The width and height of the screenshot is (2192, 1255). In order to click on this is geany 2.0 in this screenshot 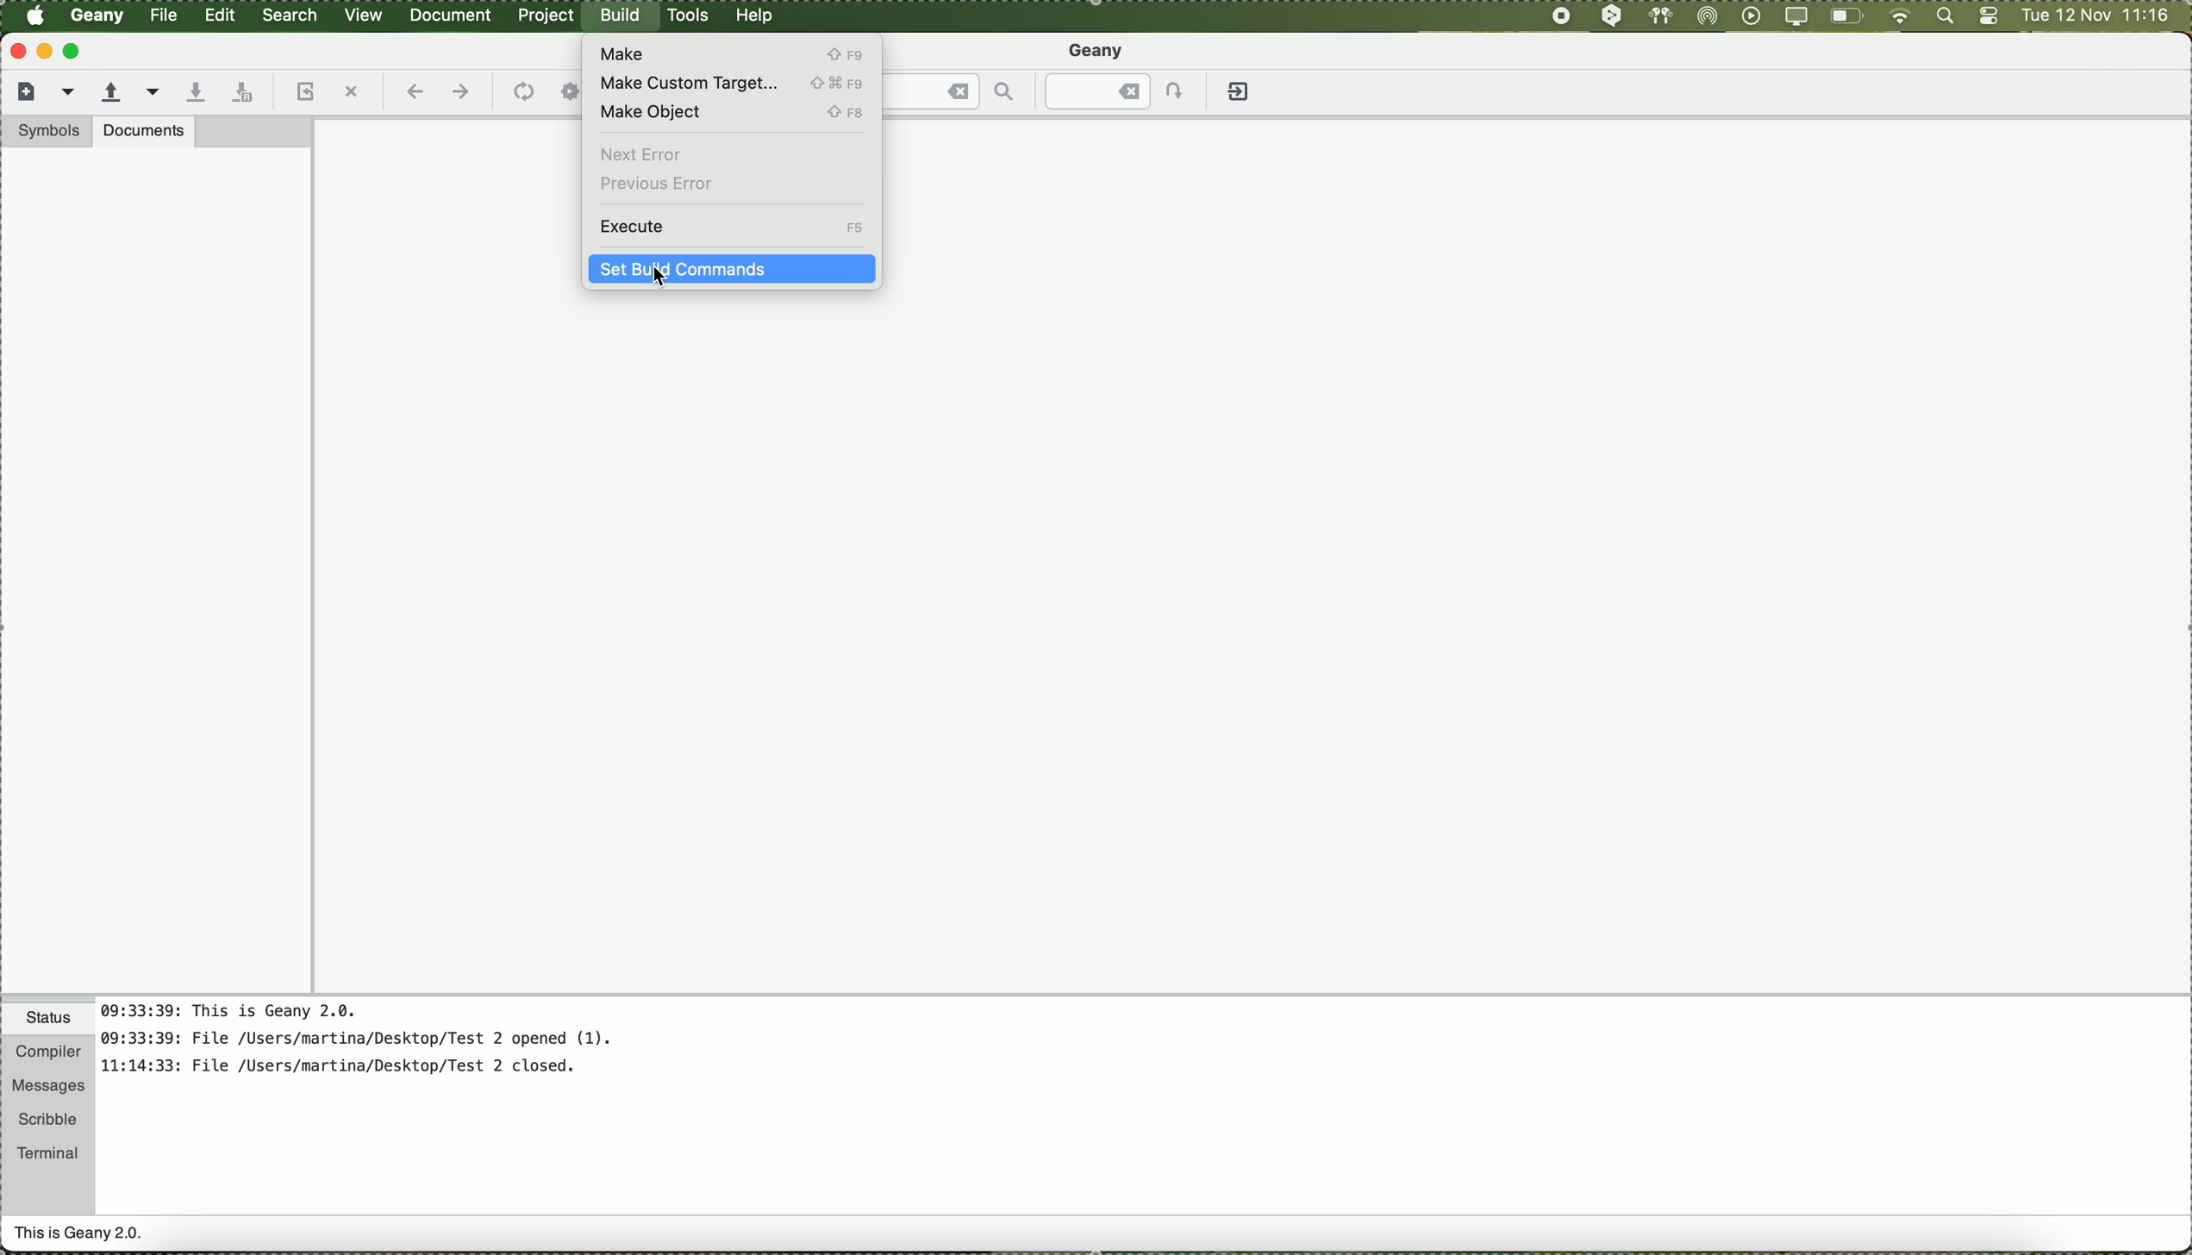, I will do `click(79, 1235)`.